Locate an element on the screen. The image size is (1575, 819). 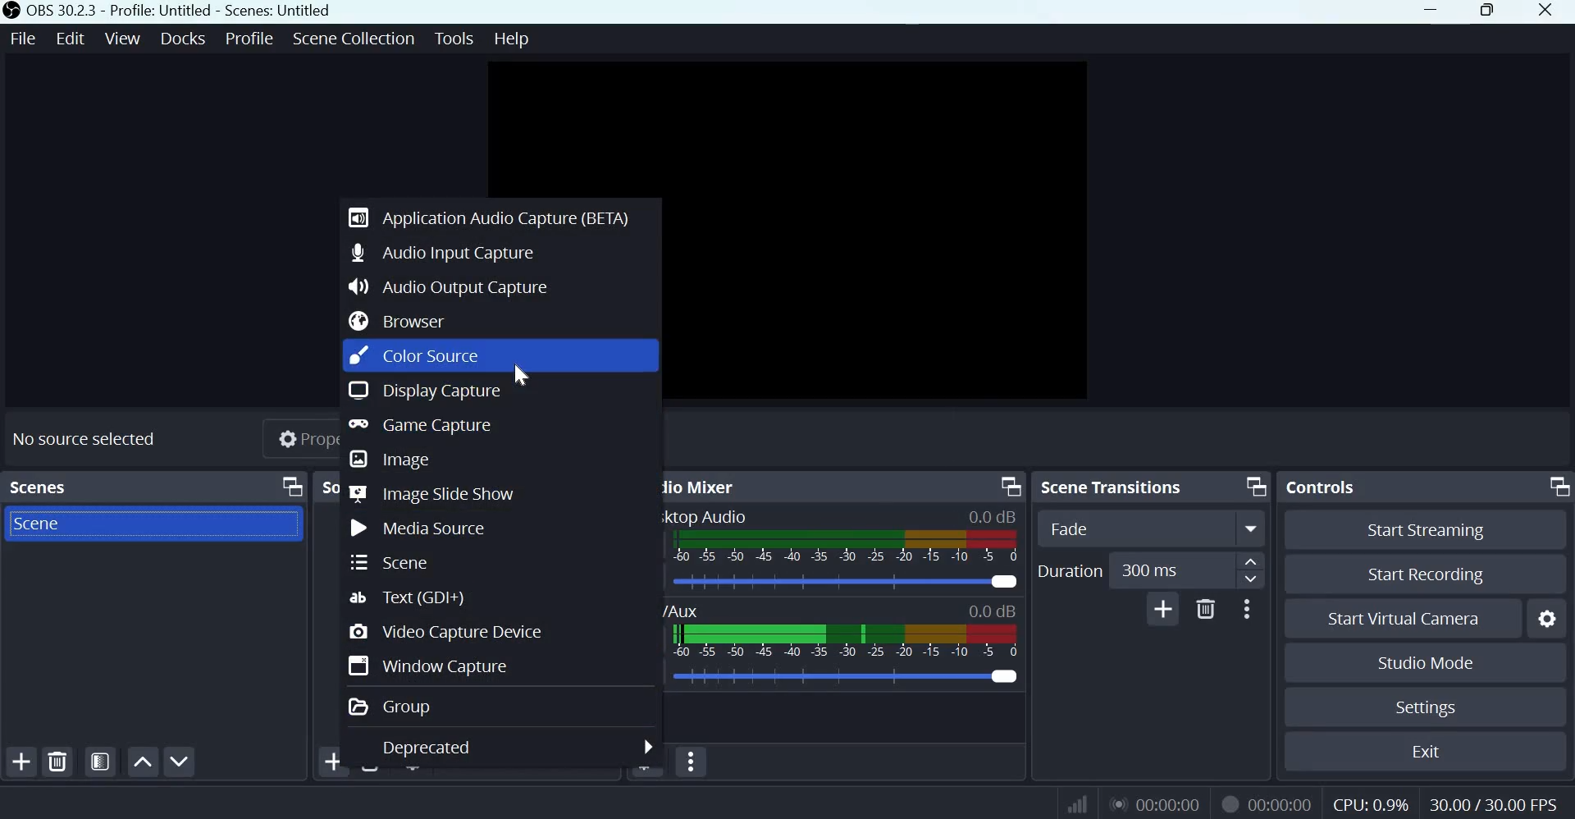
Controls is located at coordinates (1325, 484).